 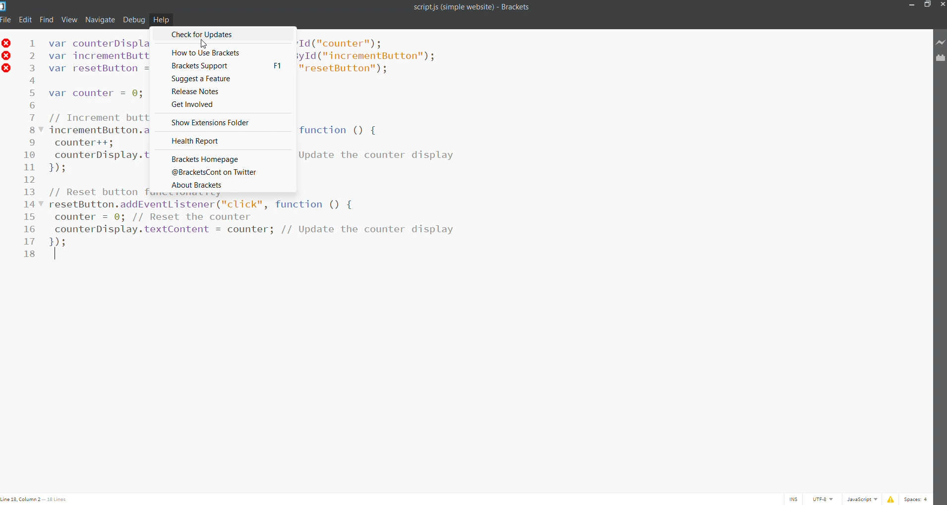 What do you see at coordinates (917, 500) in the screenshot?
I see `space count ` at bounding box center [917, 500].